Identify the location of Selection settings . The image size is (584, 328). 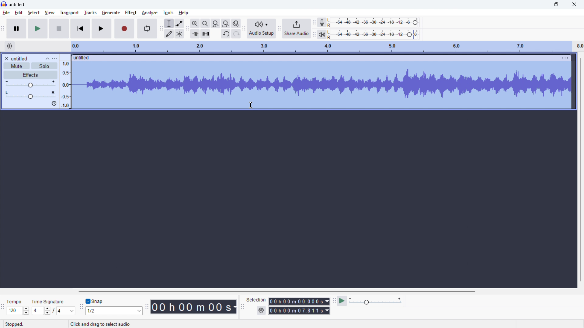
(261, 311).